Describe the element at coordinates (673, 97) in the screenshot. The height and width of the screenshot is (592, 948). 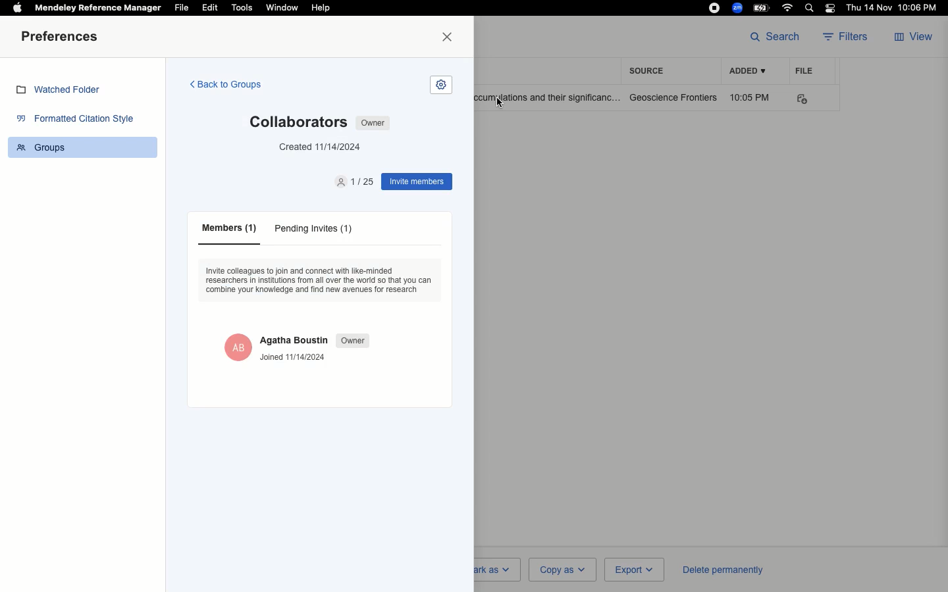
I see `Geoscience frontiers` at that location.